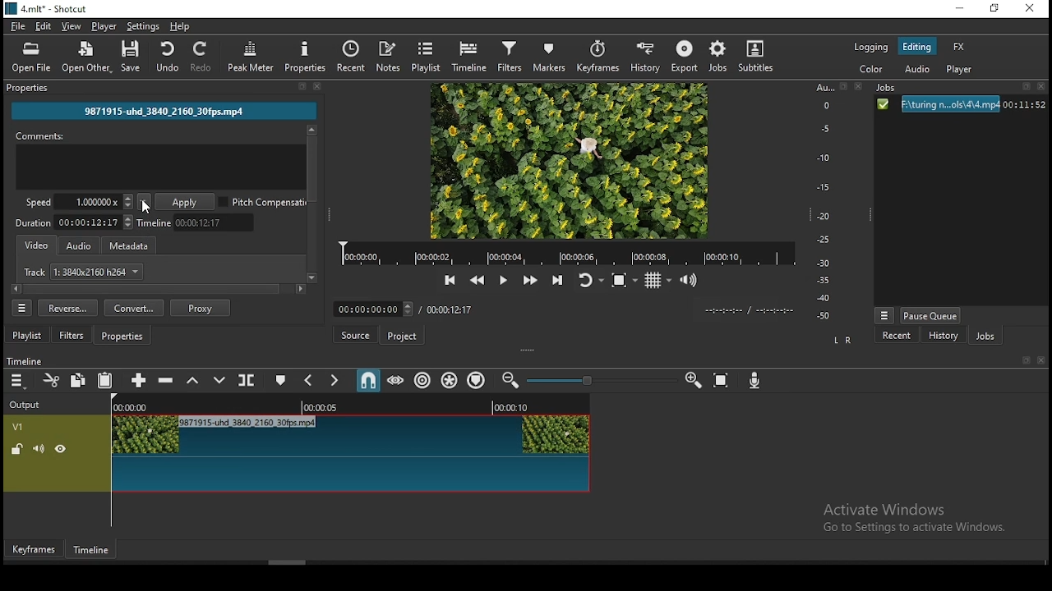 The height and width of the screenshot is (591, 1052). I want to click on zoom timeline out, so click(513, 380).